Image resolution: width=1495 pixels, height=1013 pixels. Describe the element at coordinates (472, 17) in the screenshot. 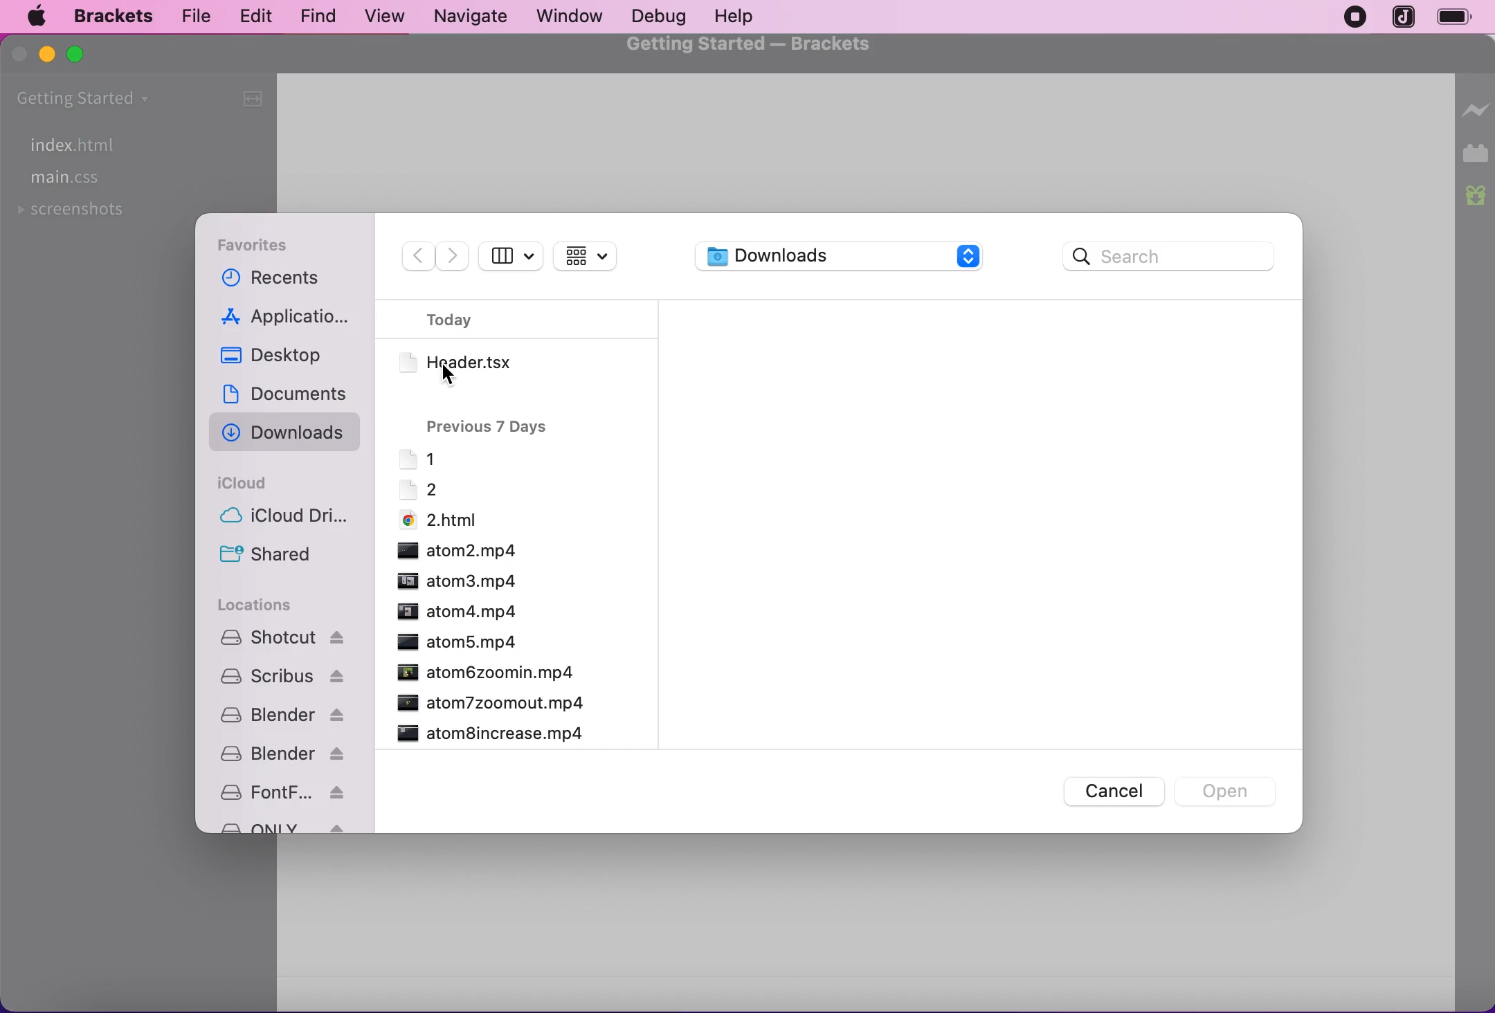

I see `navigate` at that location.